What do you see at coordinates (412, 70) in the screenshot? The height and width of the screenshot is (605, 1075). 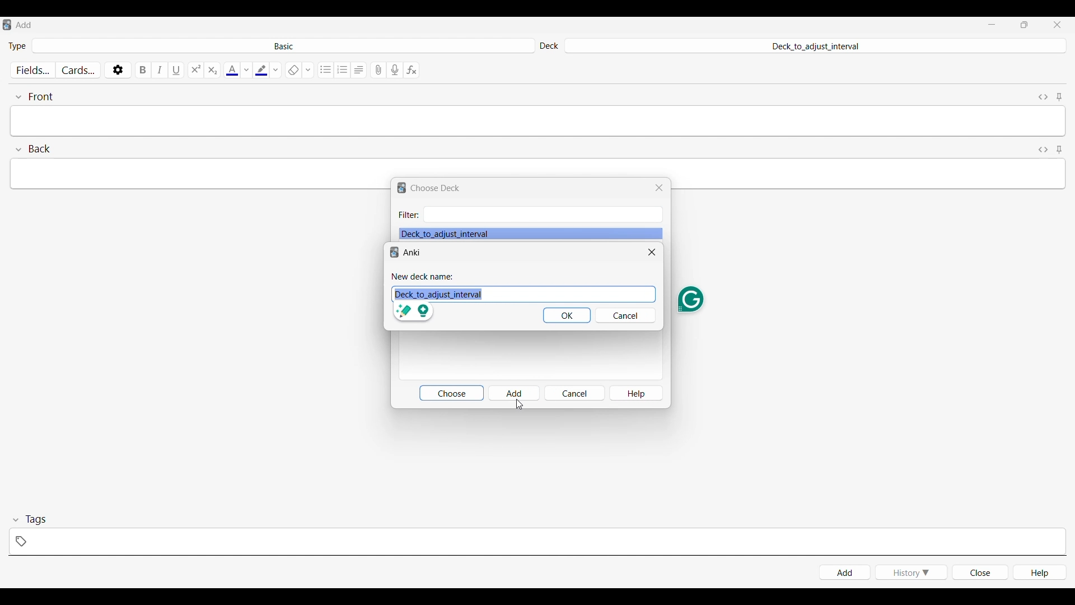 I see `Equations` at bounding box center [412, 70].